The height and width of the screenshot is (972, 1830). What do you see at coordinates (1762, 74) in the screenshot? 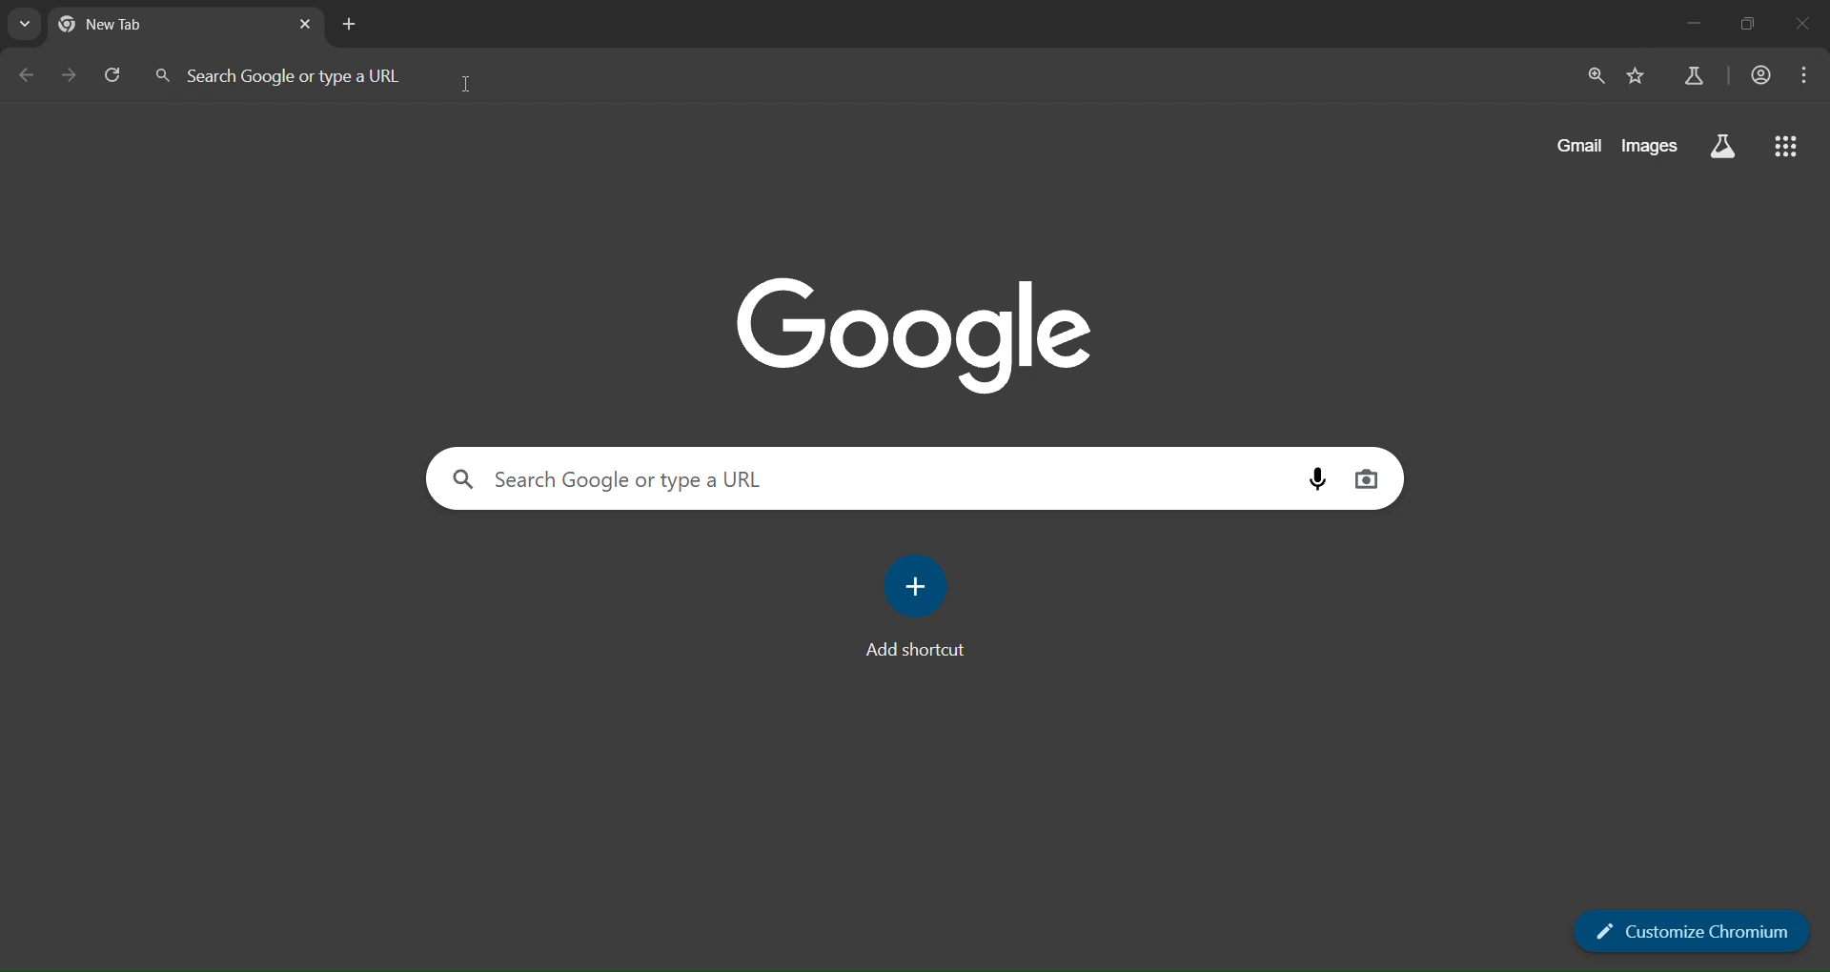
I see `accounts` at bounding box center [1762, 74].